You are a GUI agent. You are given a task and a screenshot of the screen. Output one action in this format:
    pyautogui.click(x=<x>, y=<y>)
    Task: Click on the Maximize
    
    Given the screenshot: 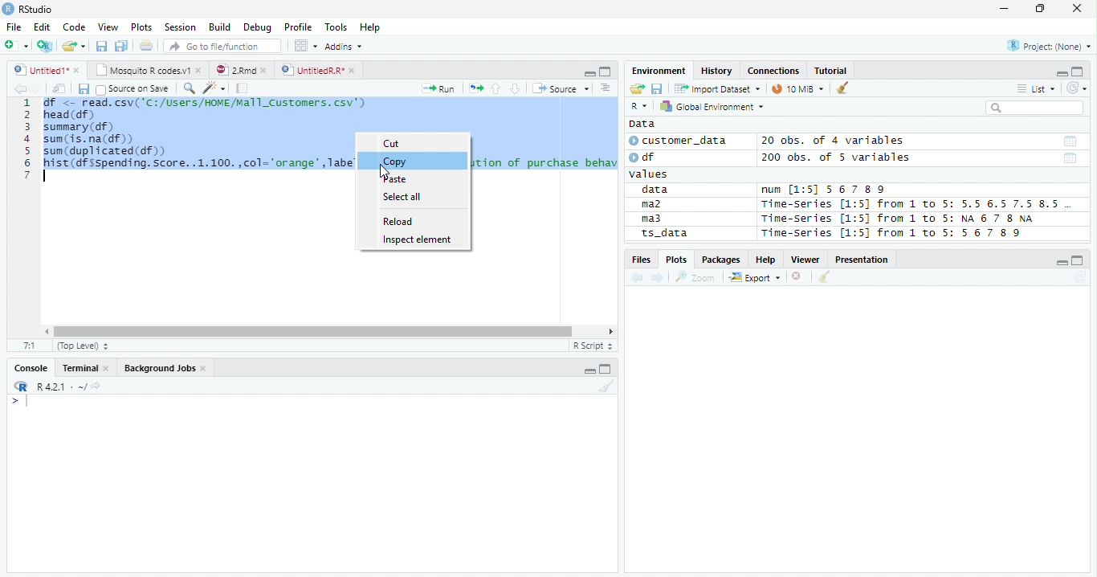 What is the action you would take?
    pyautogui.click(x=1079, y=72)
    